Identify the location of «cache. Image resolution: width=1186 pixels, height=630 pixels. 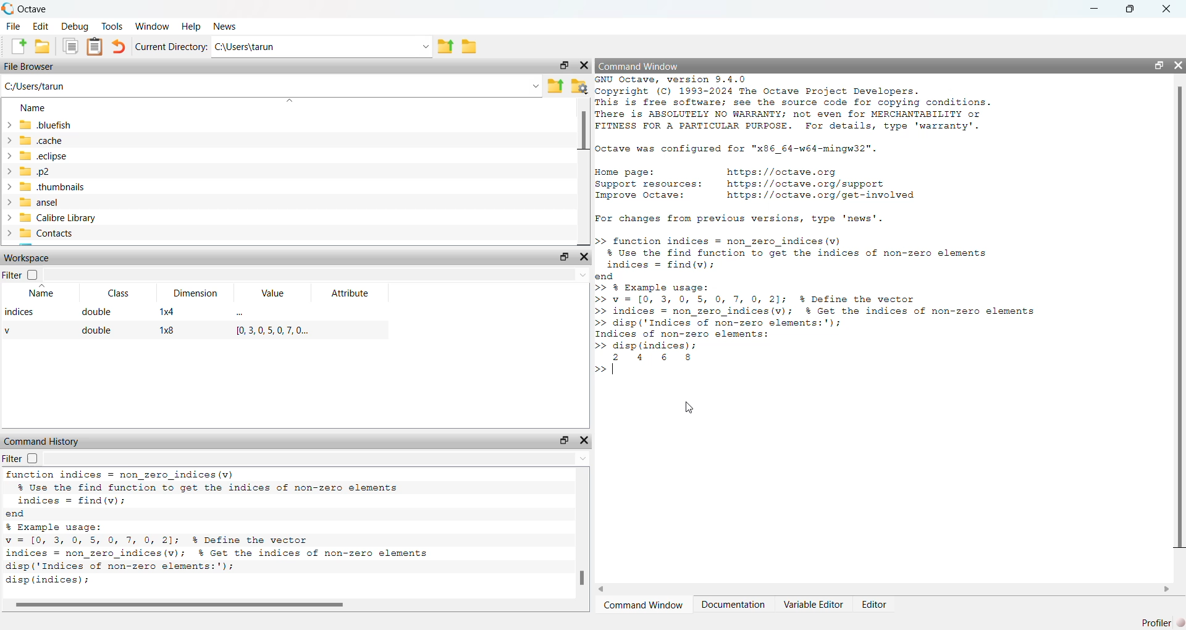
(33, 140).